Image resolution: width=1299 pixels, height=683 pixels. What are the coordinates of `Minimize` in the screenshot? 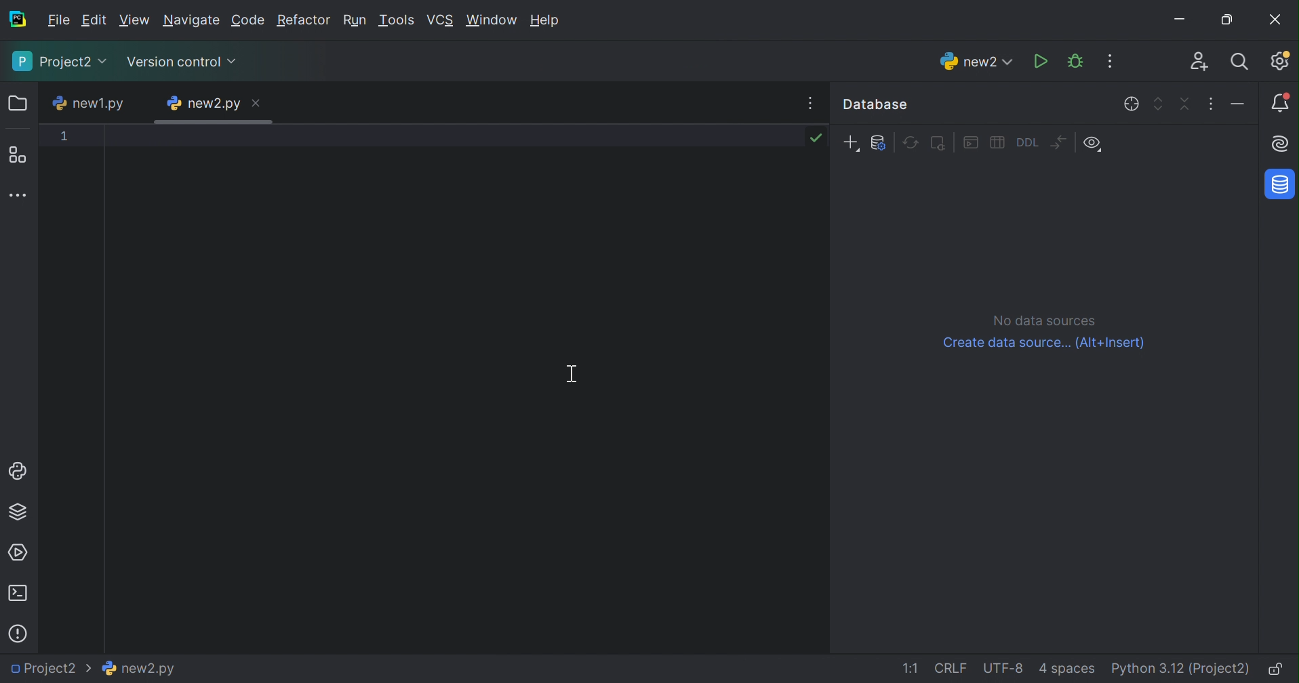 It's located at (1186, 20).